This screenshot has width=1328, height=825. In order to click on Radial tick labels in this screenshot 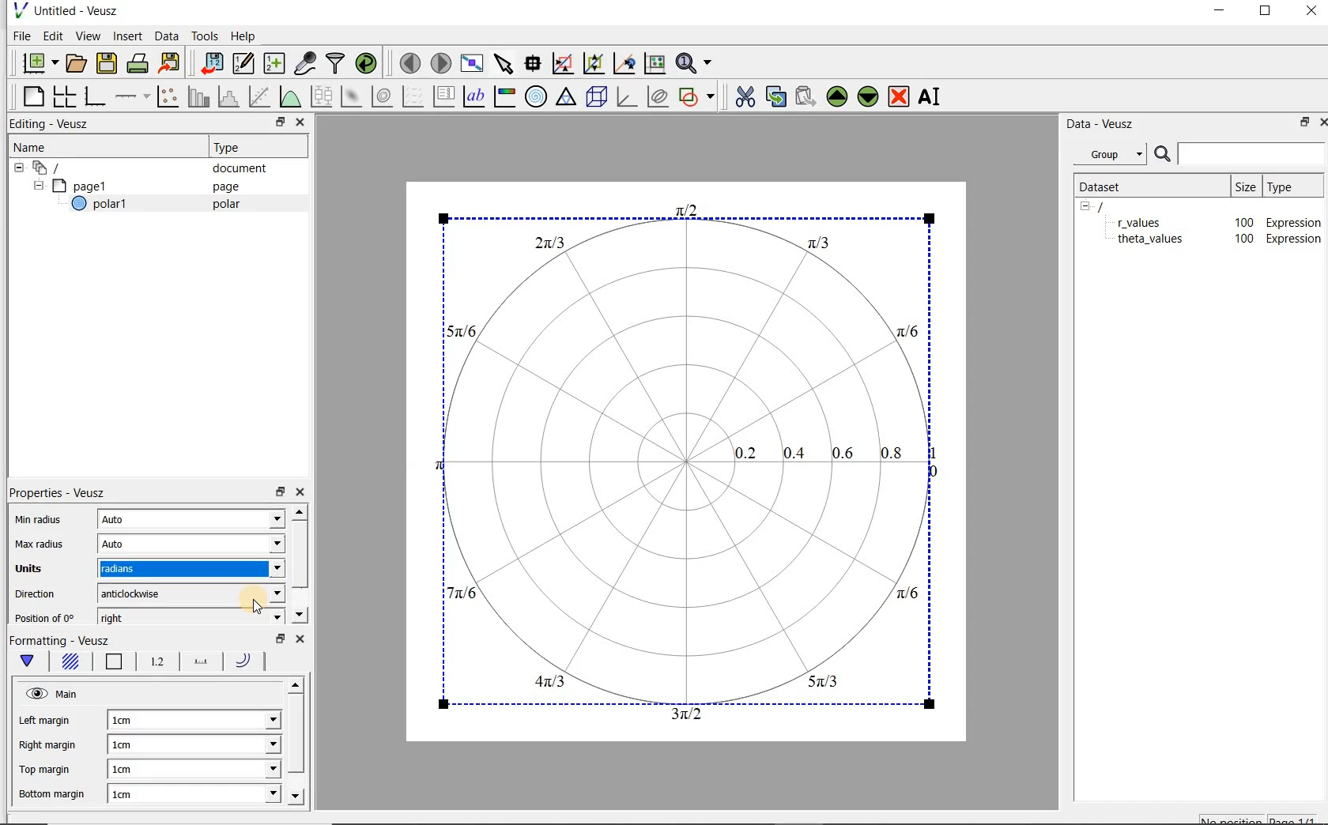, I will do `click(158, 663)`.